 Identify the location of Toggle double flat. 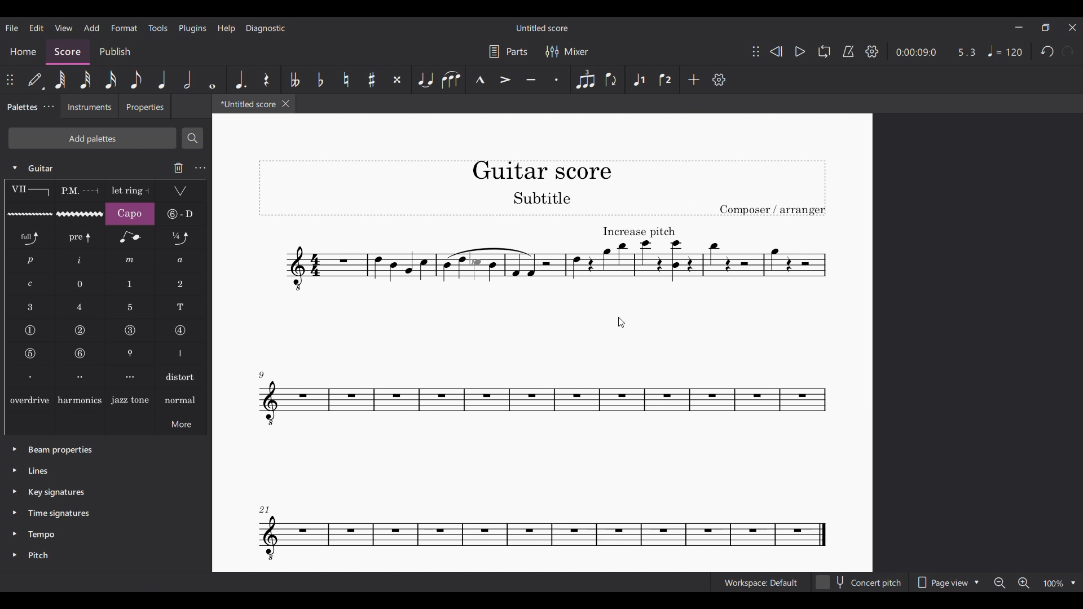
(294, 80).